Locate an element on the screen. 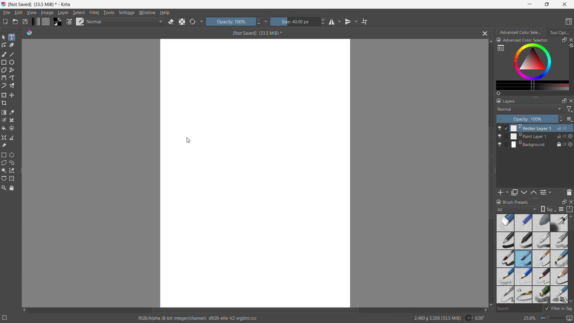 Image resolution: width=574 pixels, height=323 pixels. filter is located at coordinates (570, 109).